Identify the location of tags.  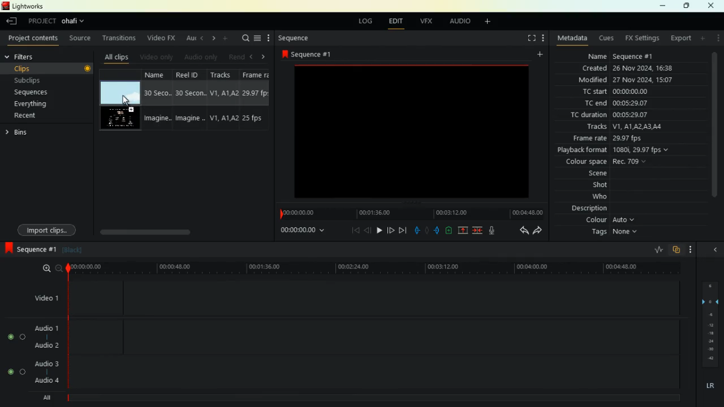
(611, 233).